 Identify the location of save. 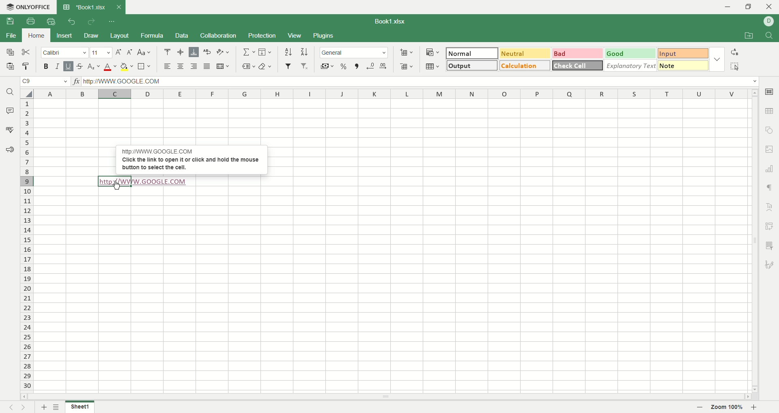
(9, 21).